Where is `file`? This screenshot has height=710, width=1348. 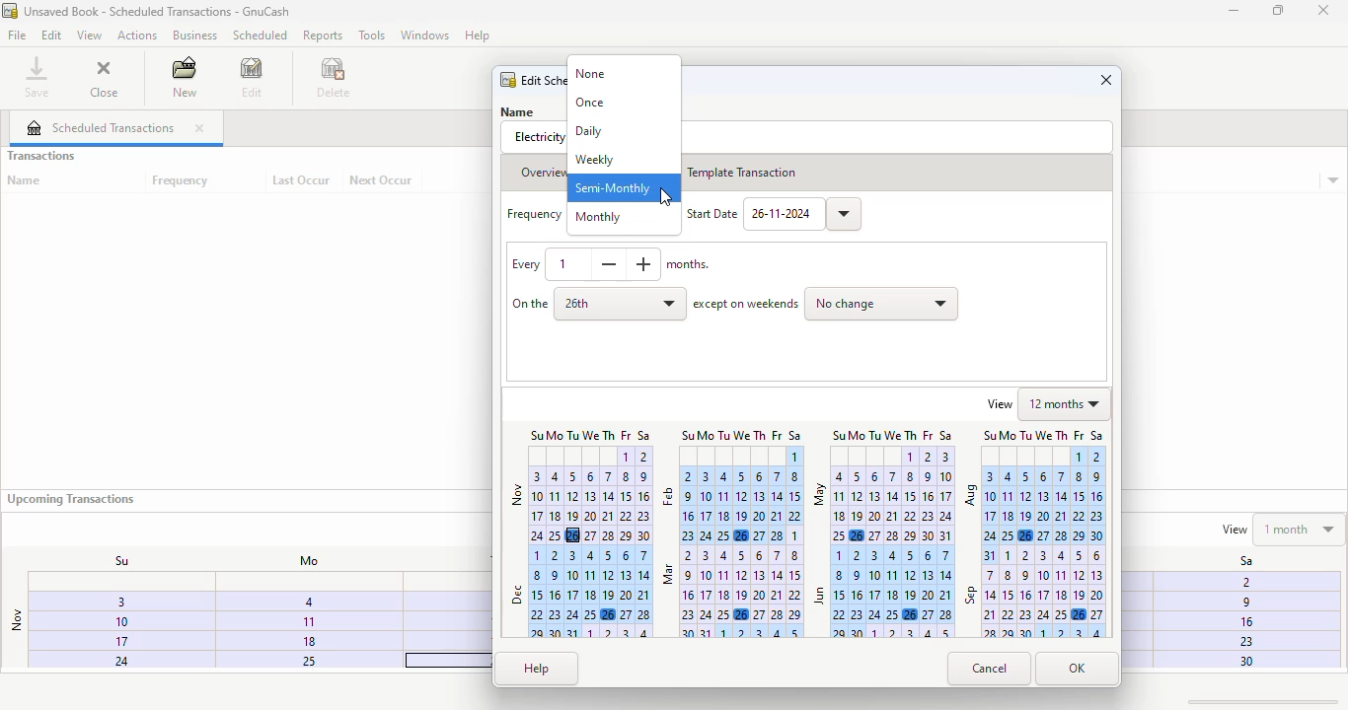
file is located at coordinates (17, 35).